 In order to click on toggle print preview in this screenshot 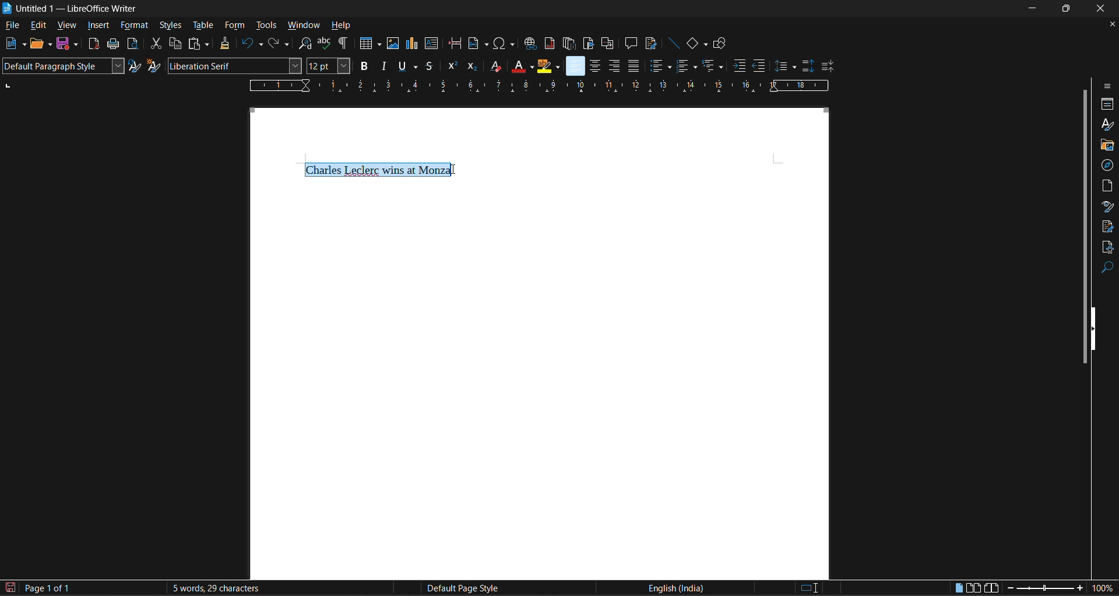, I will do `click(131, 43)`.